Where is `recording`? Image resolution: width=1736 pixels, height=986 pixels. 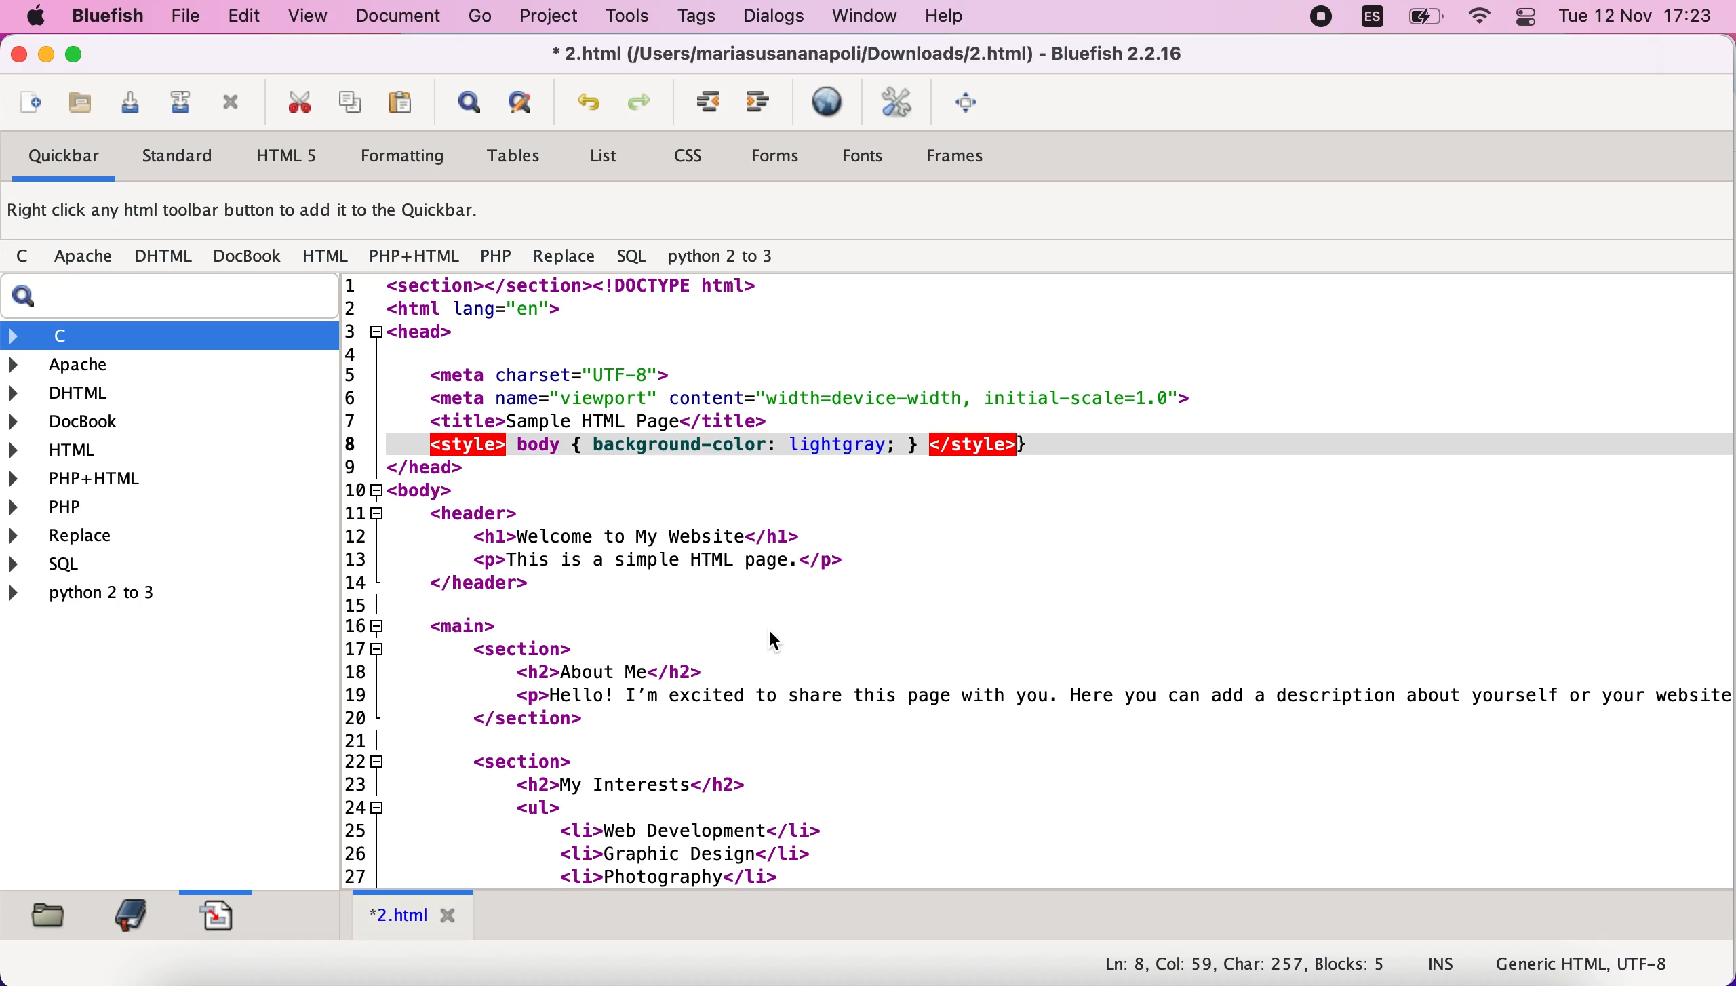 recording is located at coordinates (1320, 20).